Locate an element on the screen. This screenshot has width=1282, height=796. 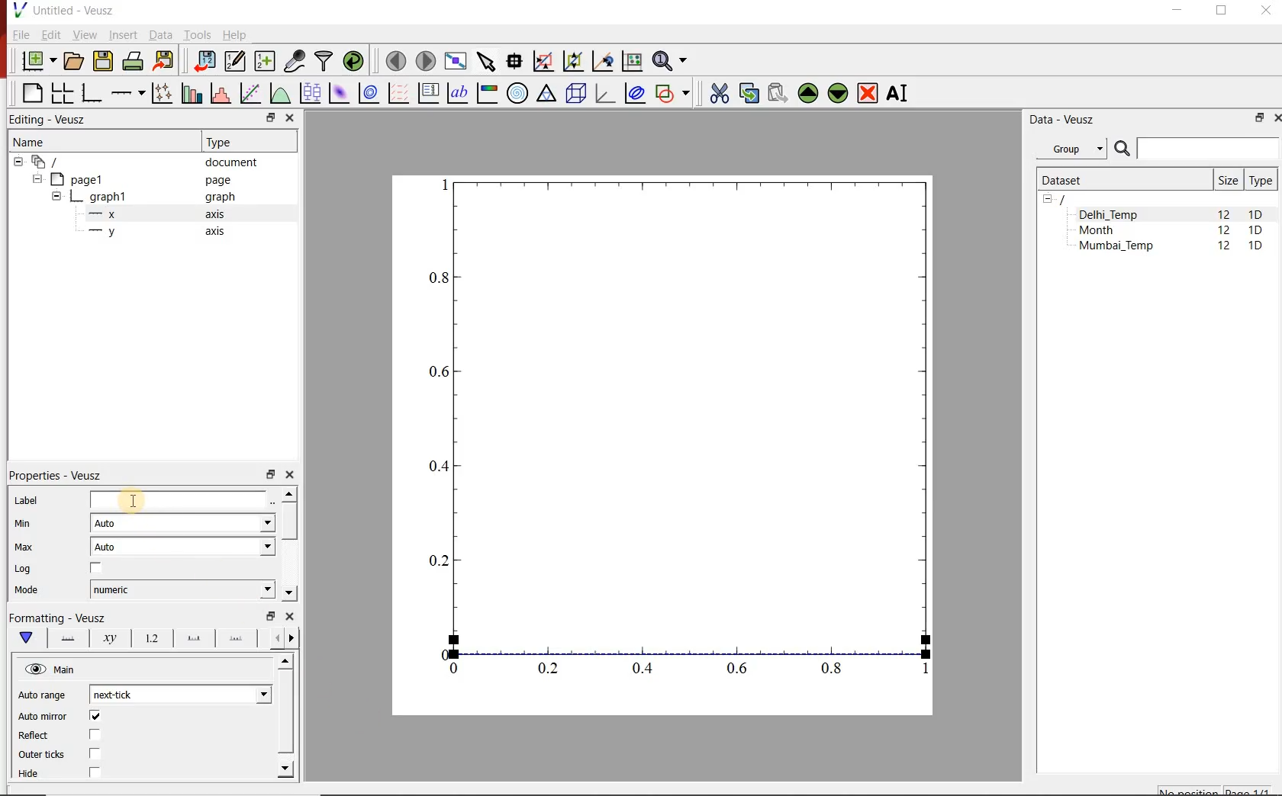
Month is located at coordinates (1107, 230).